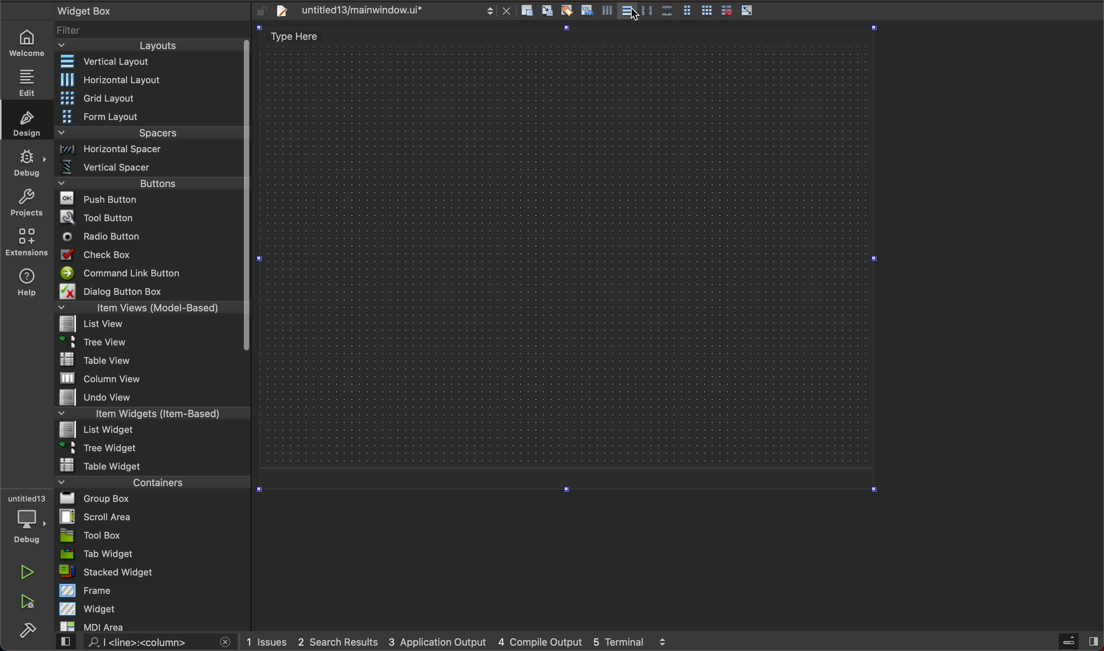 The height and width of the screenshot is (651, 1104). What do you see at coordinates (148, 272) in the screenshot?
I see `command line button` at bounding box center [148, 272].